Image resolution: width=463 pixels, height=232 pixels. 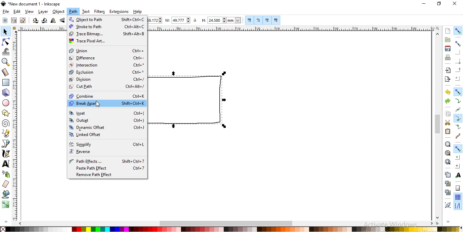 I want to click on create and edit text objects, so click(x=5, y=163).